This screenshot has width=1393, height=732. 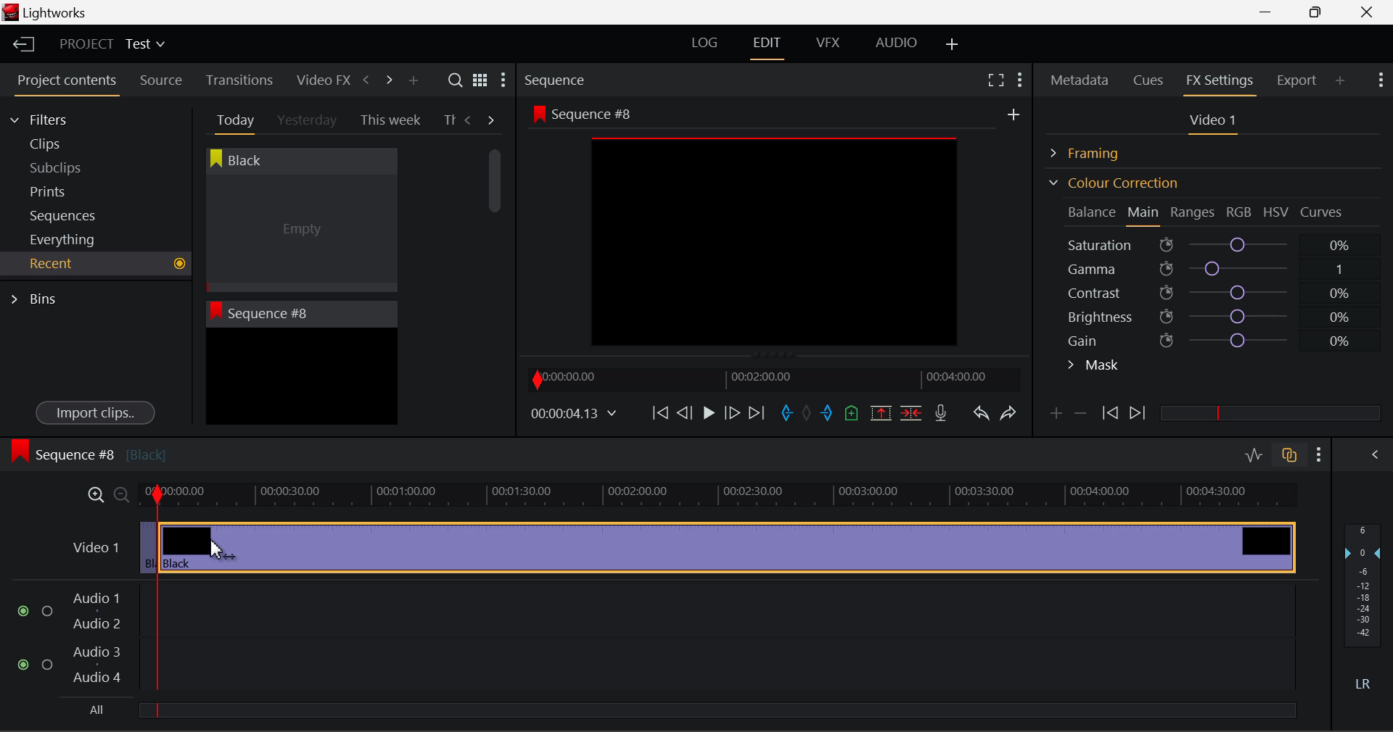 What do you see at coordinates (93, 494) in the screenshot?
I see `Timeline Zoom In` at bounding box center [93, 494].